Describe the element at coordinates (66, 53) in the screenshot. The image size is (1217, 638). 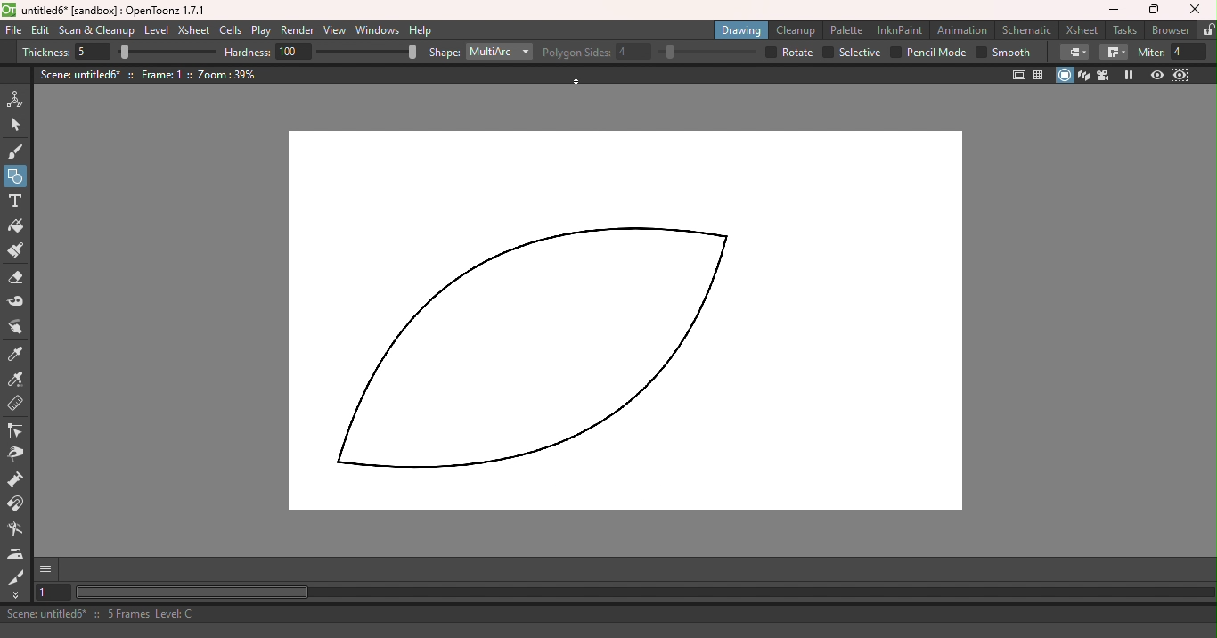
I see `Thickness` at that location.